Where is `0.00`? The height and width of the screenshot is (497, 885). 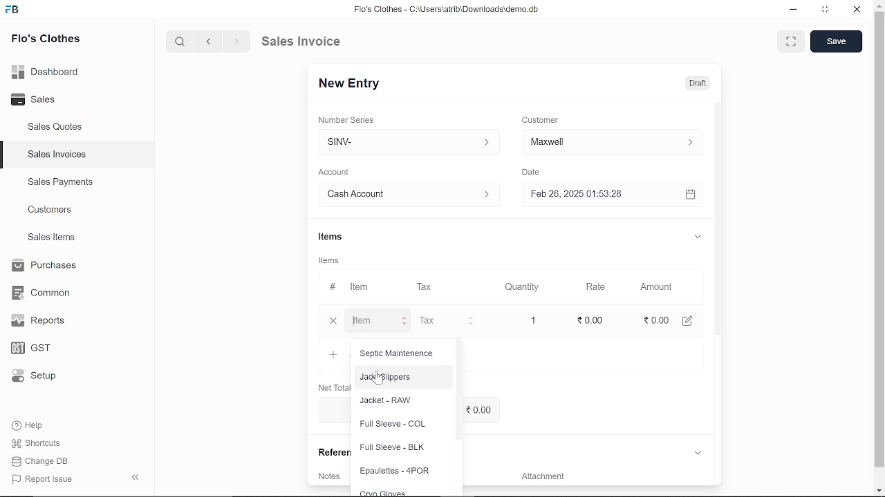
0.00 is located at coordinates (658, 320).